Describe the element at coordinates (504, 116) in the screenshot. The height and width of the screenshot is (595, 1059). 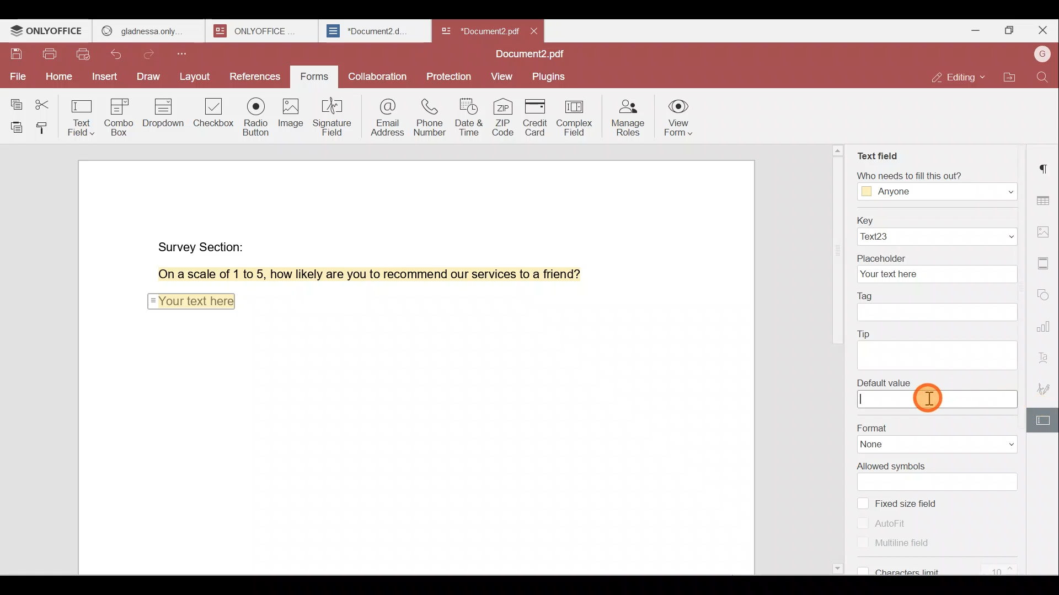
I see `ZIP code` at that location.